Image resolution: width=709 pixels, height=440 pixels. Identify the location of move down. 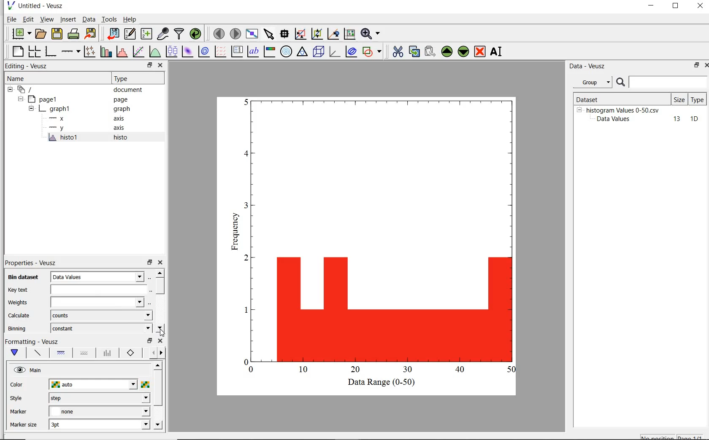
(160, 327).